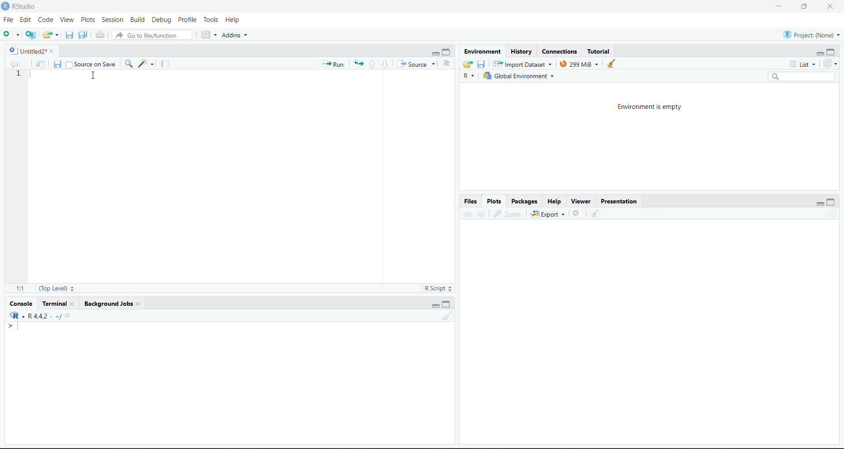  I want to click on print the current file, so click(100, 35).